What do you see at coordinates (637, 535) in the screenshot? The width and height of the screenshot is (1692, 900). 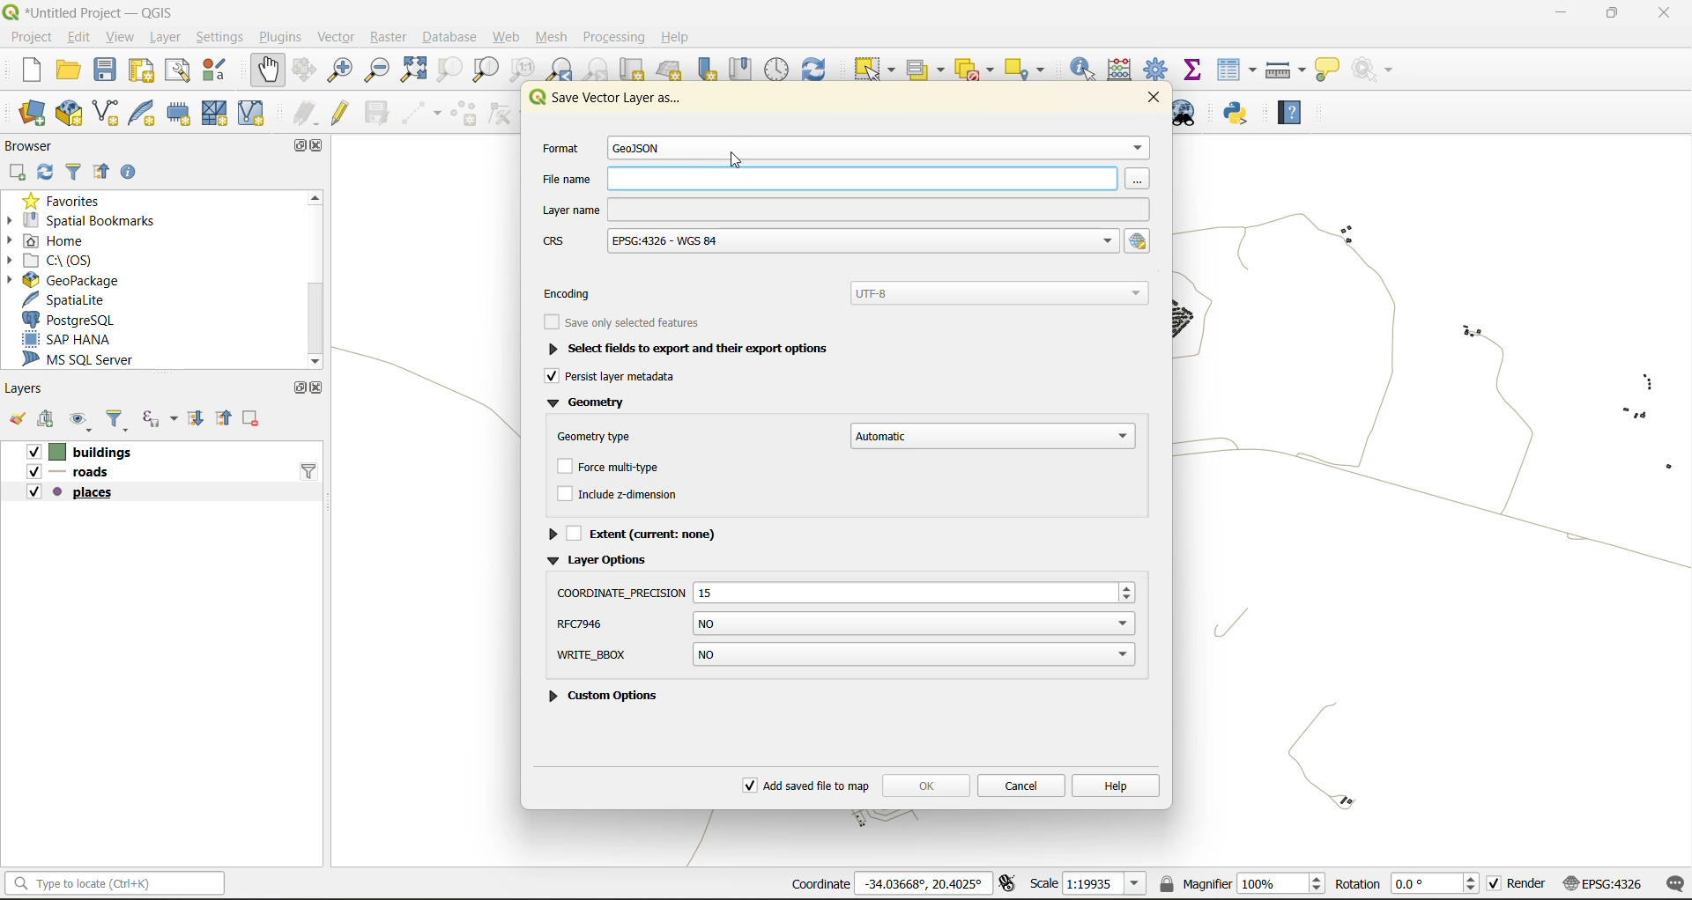 I see `extent ` at bounding box center [637, 535].